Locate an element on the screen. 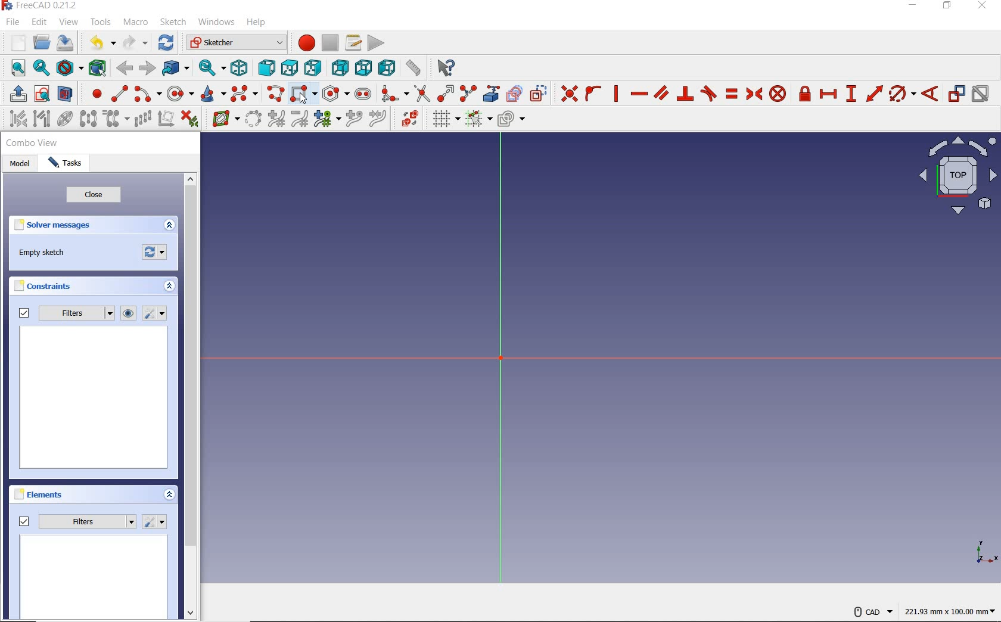 The width and height of the screenshot is (1001, 622). increase B-Spline degree is located at coordinates (352, 120).